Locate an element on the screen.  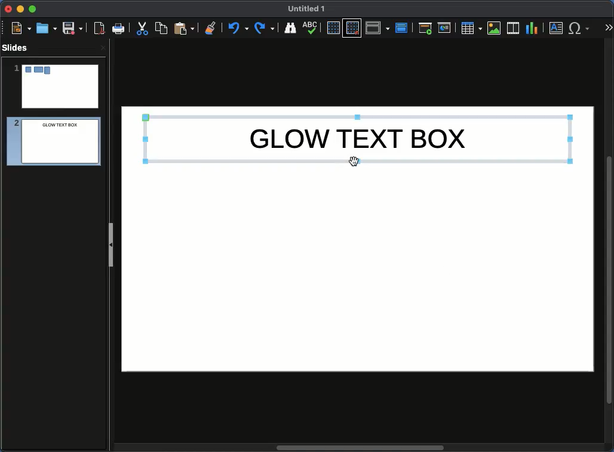
GLOW TEXT BOX is located at coordinates (357, 138).